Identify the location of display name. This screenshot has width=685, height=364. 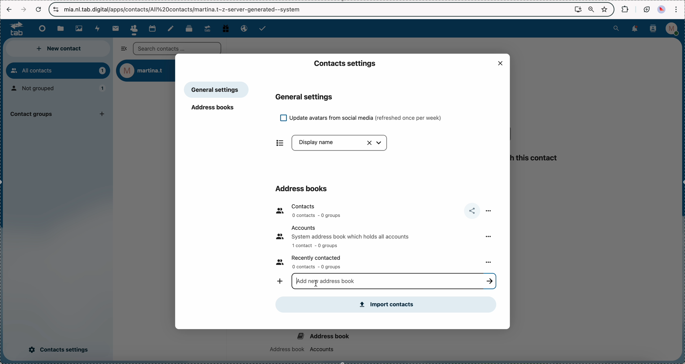
(341, 144).